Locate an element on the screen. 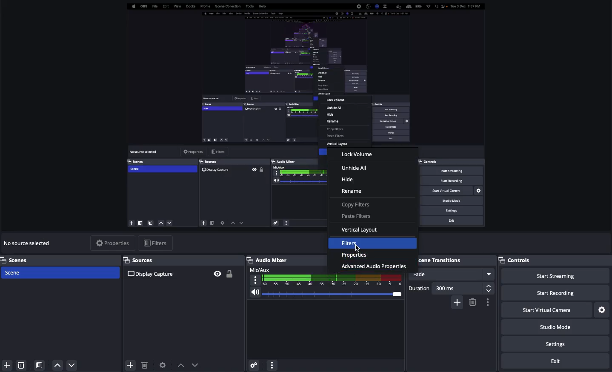 Image resolution: width=612 pixels, height=372 pixels. Rename is located at coordinates (352, 191).